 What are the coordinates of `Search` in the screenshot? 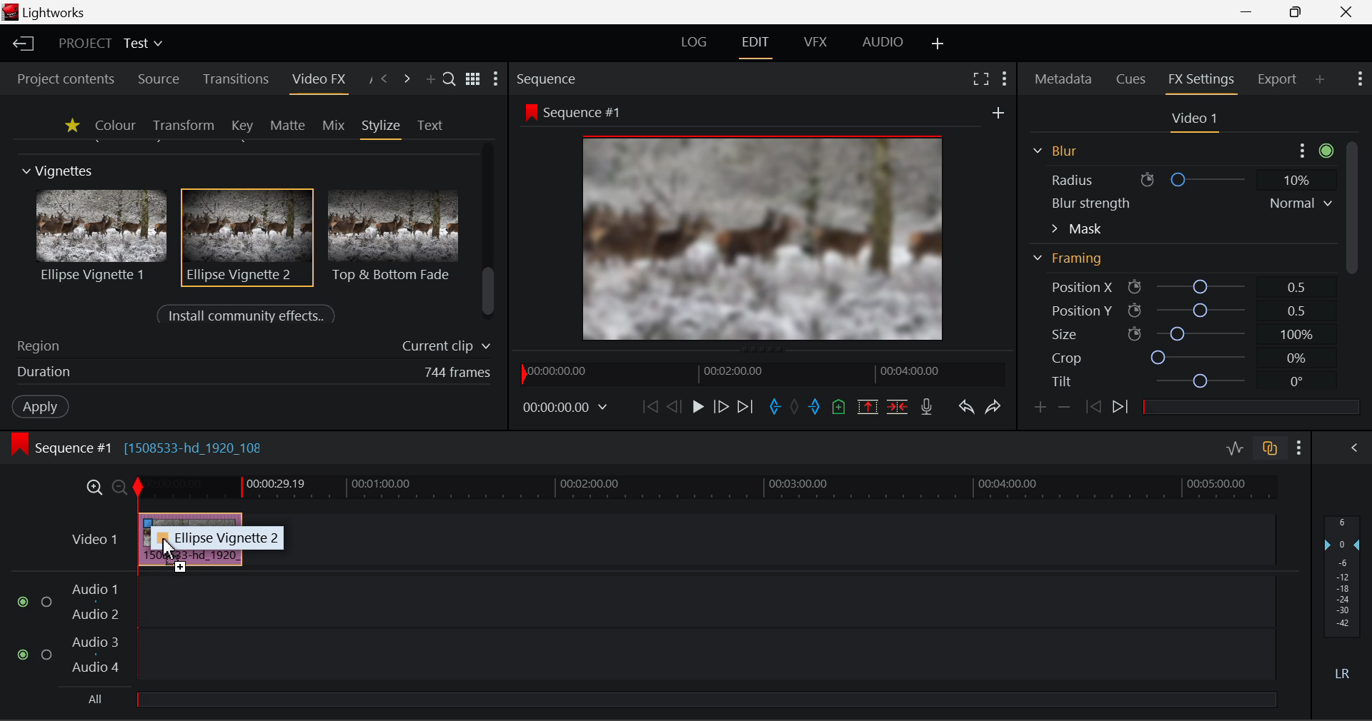 It's located at (450, 81).